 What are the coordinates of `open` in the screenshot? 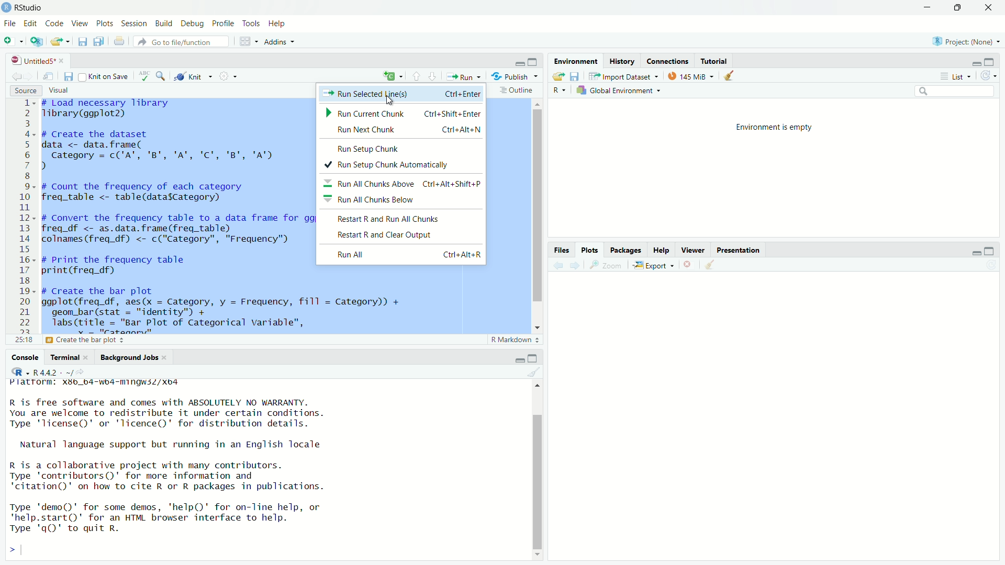 It's located at (560, 77).